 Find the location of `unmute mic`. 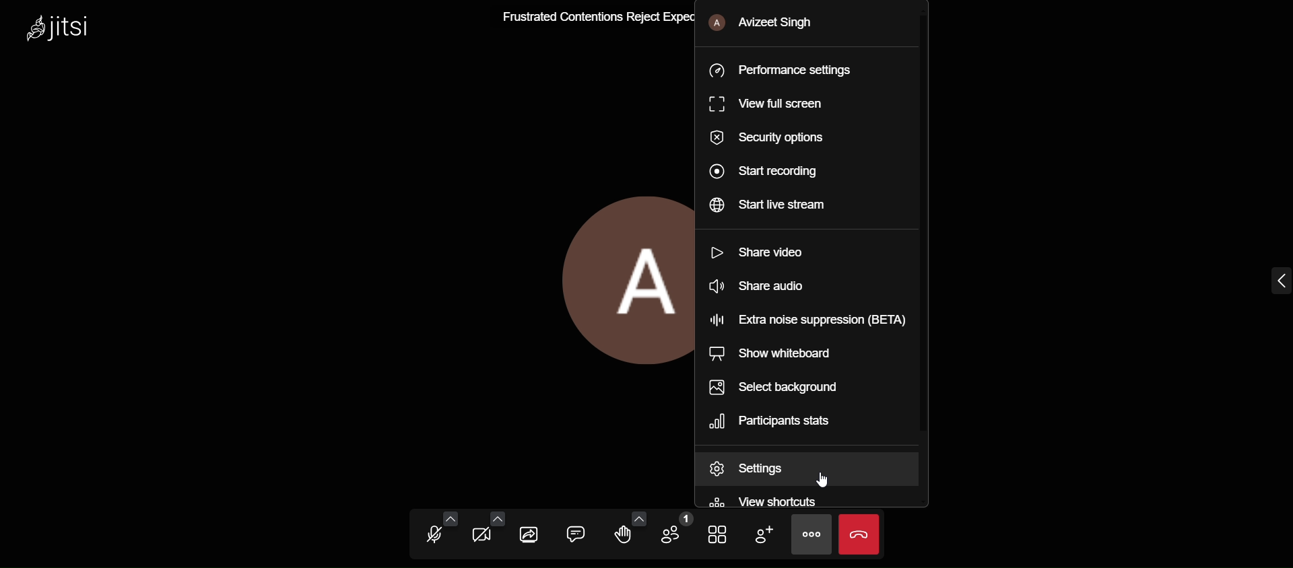

unmute mic is located at coordinates (432, 536).